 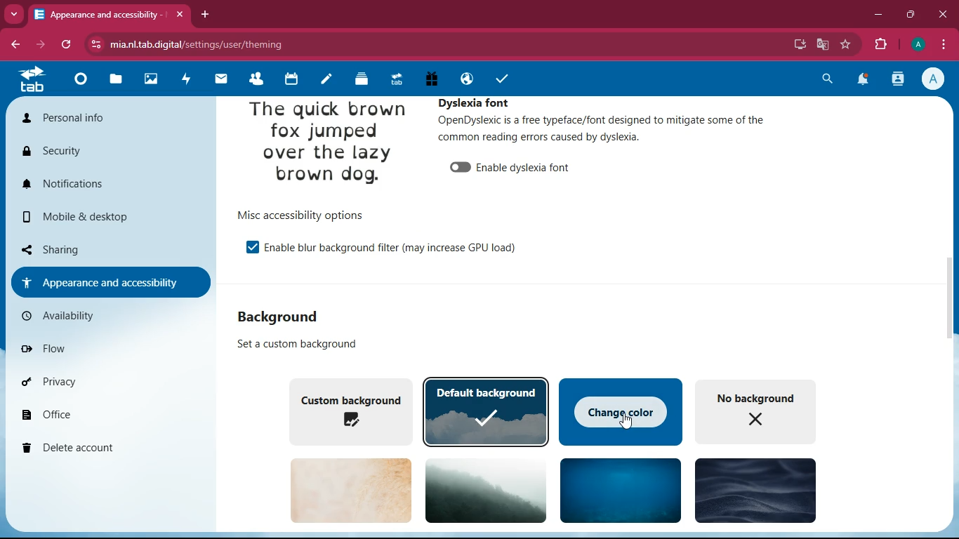 I want to click on appearance and accessibility , so click(x=112, y=15).